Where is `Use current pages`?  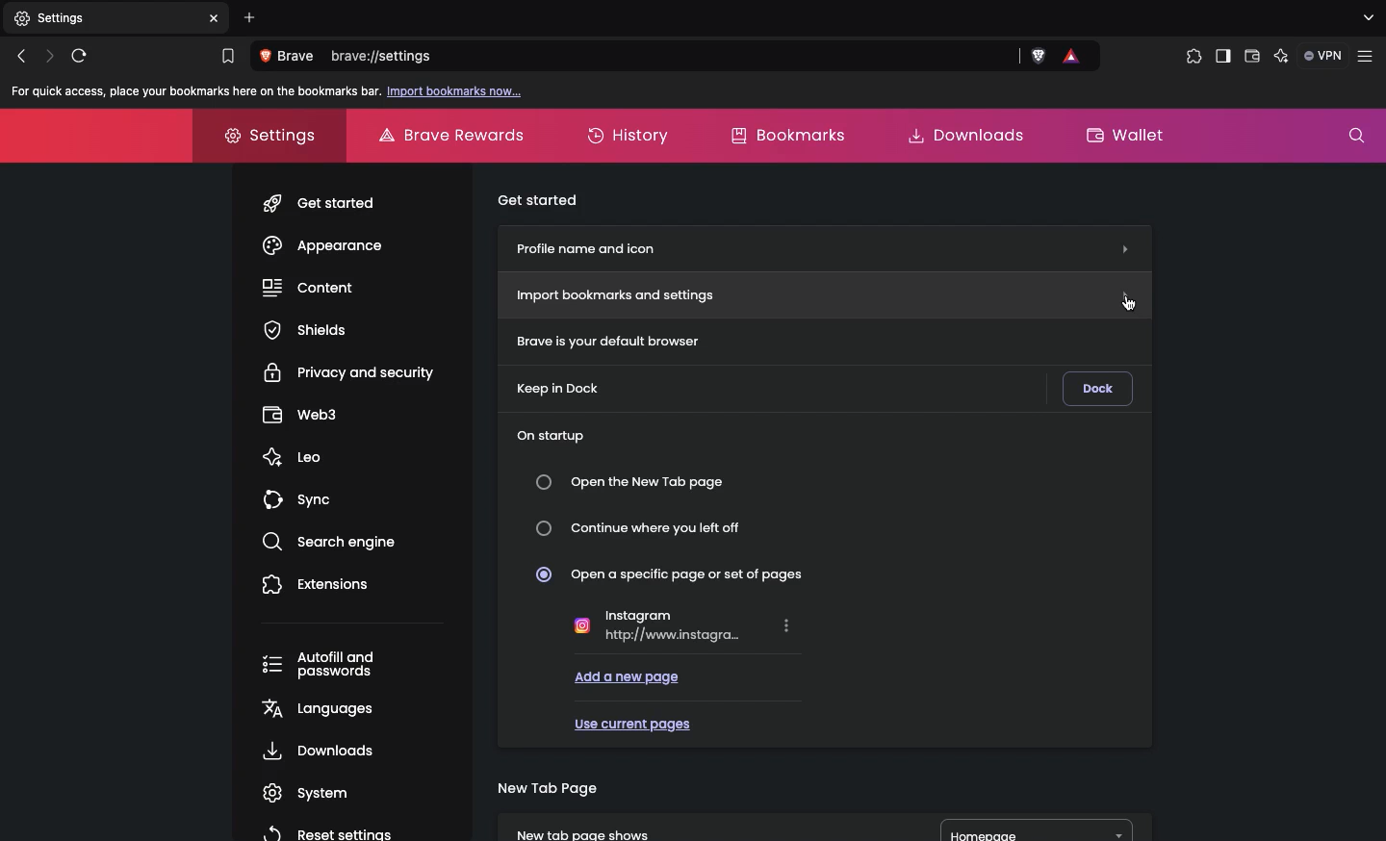 Use current pages is located at coordinates (631, 721).